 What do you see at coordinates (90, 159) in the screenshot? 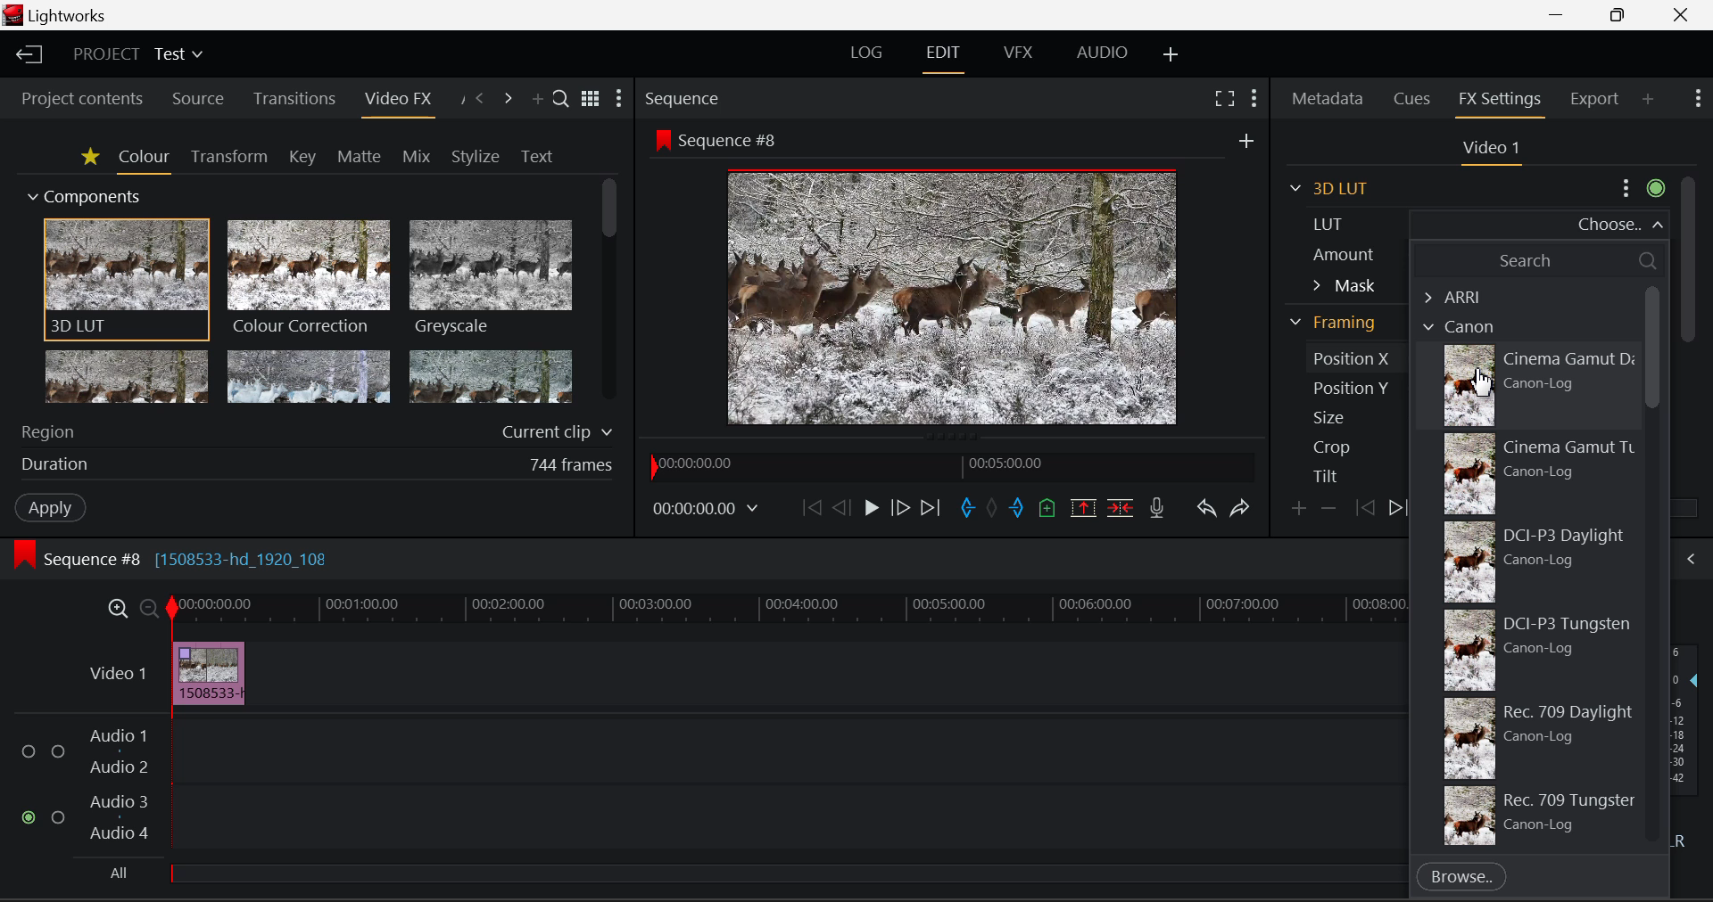
I see `Favorites` at bounding box center [90, 159].